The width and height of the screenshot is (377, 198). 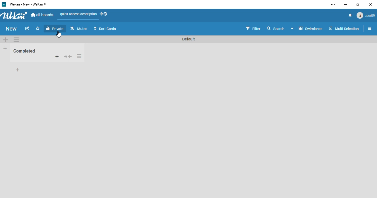 What do you see at coordinates (371, 5) in the screenshot?
I see `close` at bounding box center [371, 5].